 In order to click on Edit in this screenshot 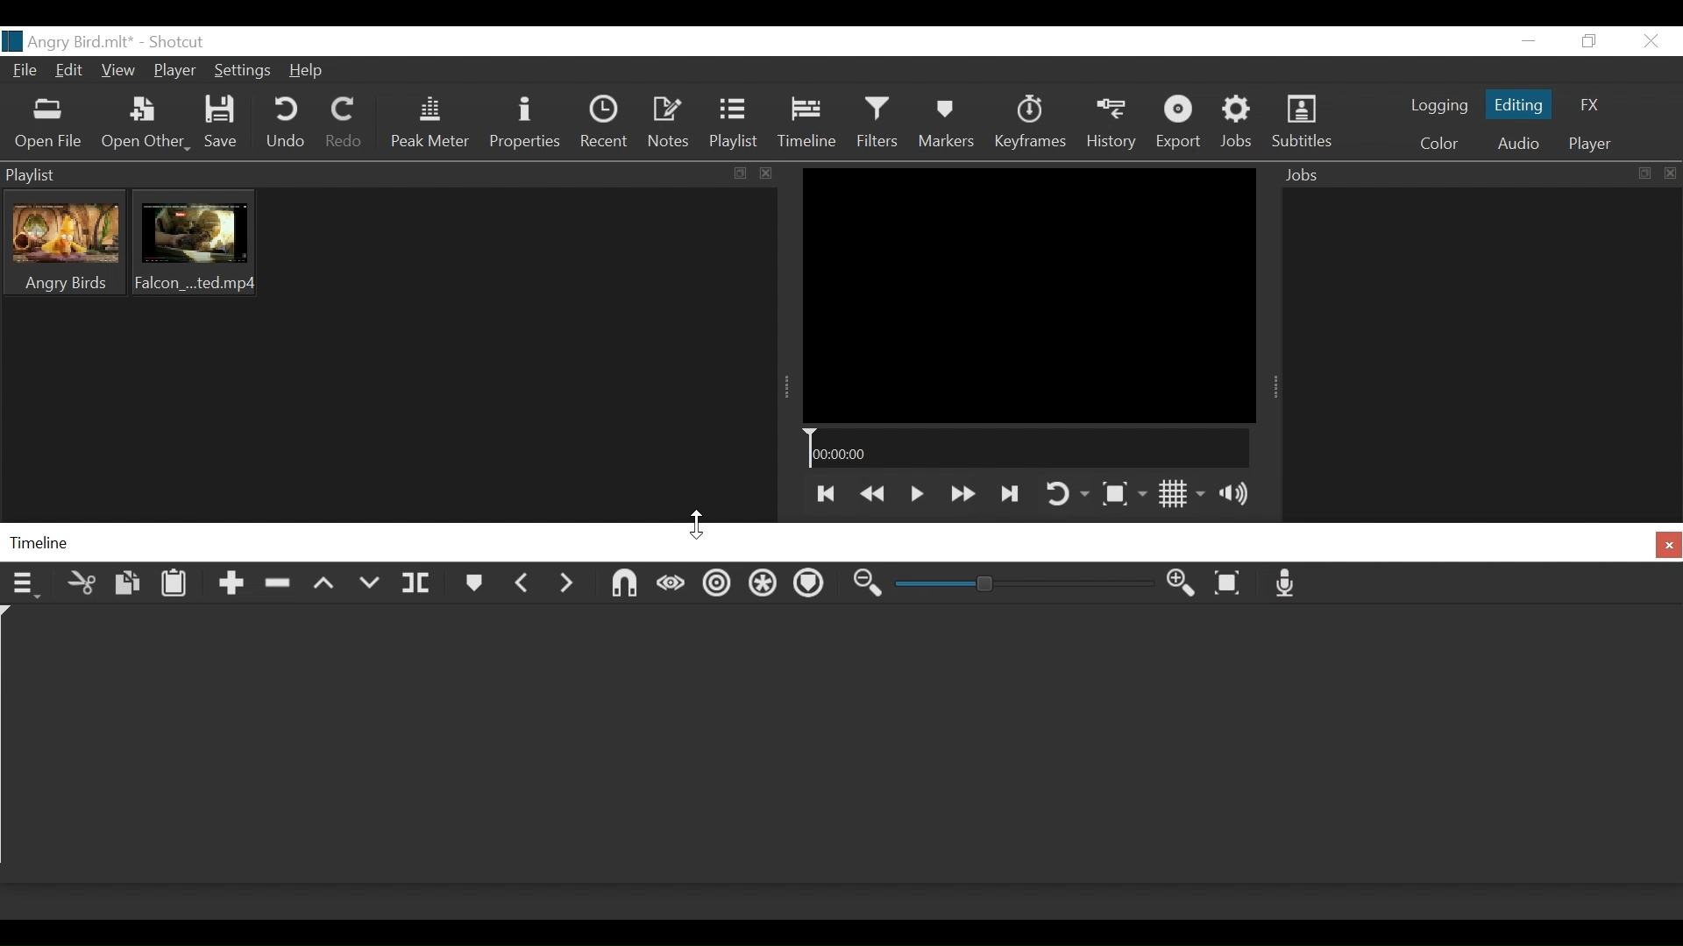, I will do `click(71, 71)`.